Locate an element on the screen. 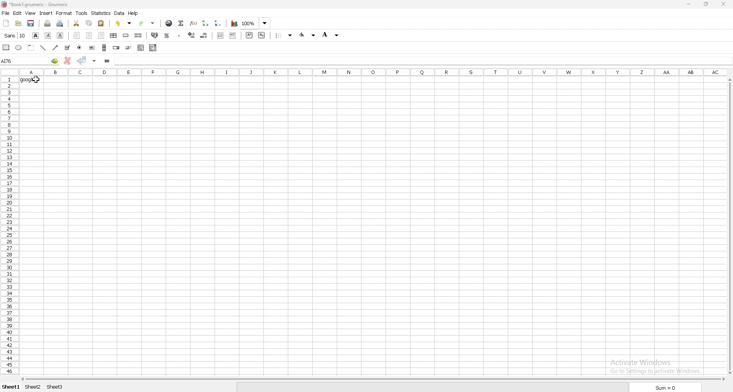 This screenshot has width=733, height=392. italic is located at coordinates (48, 35).